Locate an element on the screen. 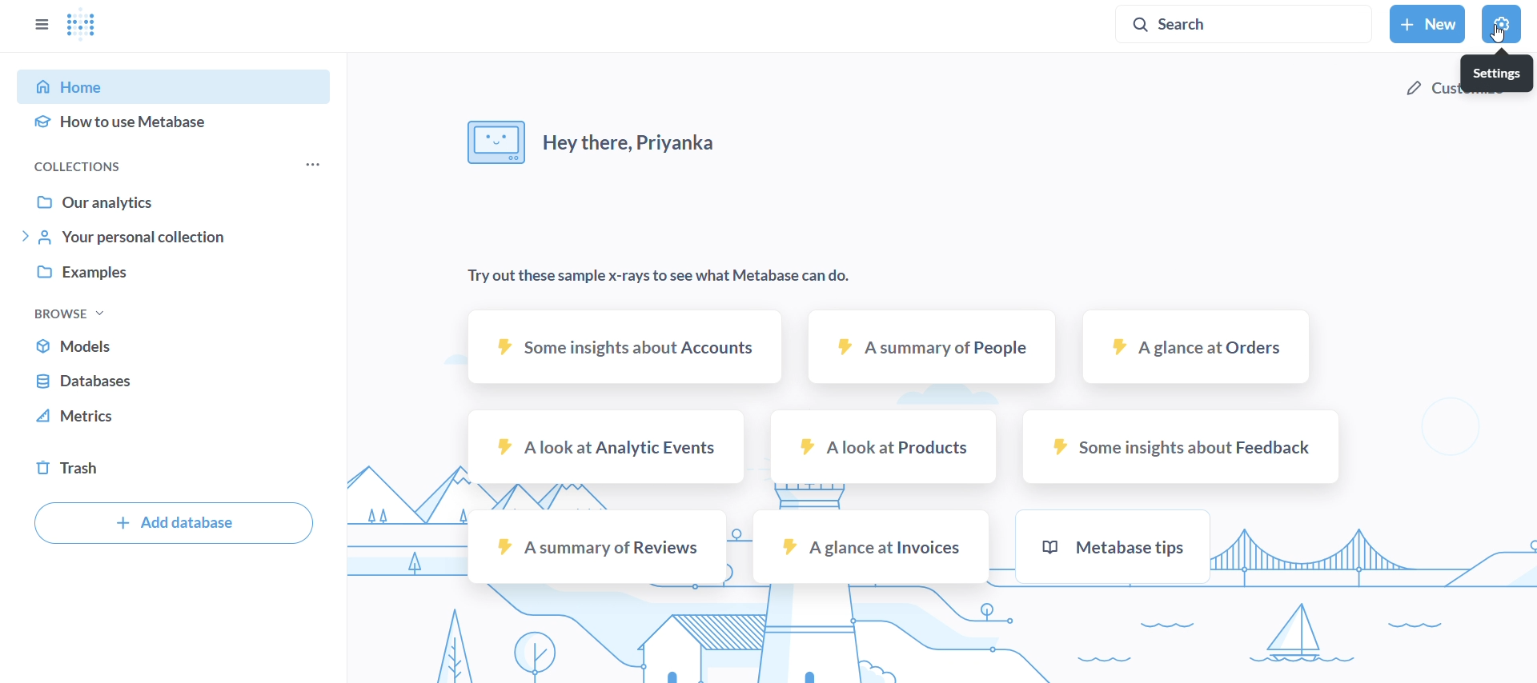 The height and width of the screenshot is (683, 1537). a summary of people is located at coordinates (934, 350).